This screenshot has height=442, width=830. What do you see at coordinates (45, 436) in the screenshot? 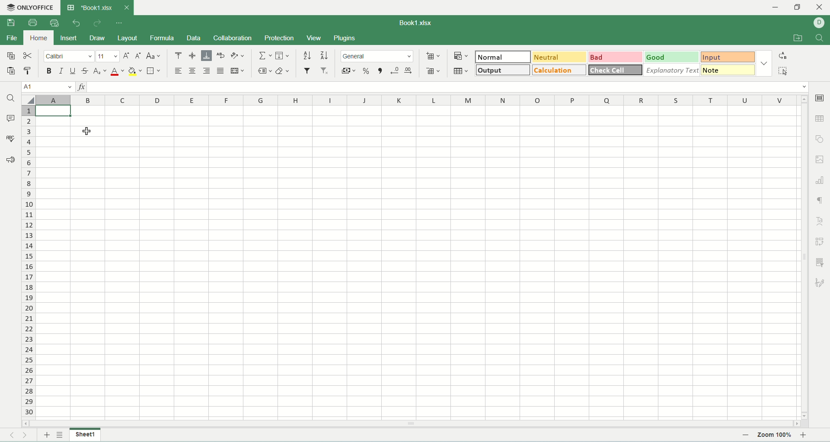
I see `new sheet` at bounding box center [45, 436].